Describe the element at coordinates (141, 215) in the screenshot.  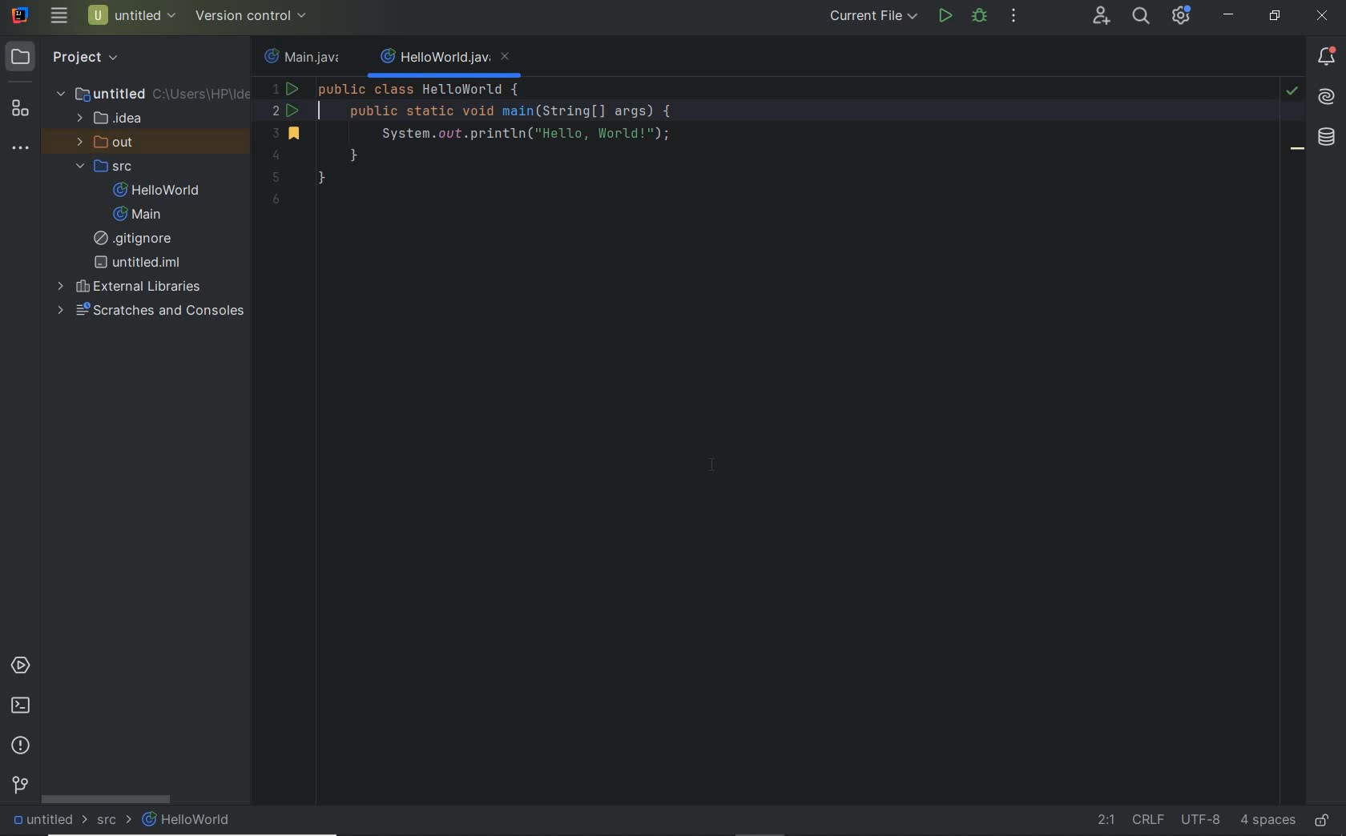
I see `Main` at that location.